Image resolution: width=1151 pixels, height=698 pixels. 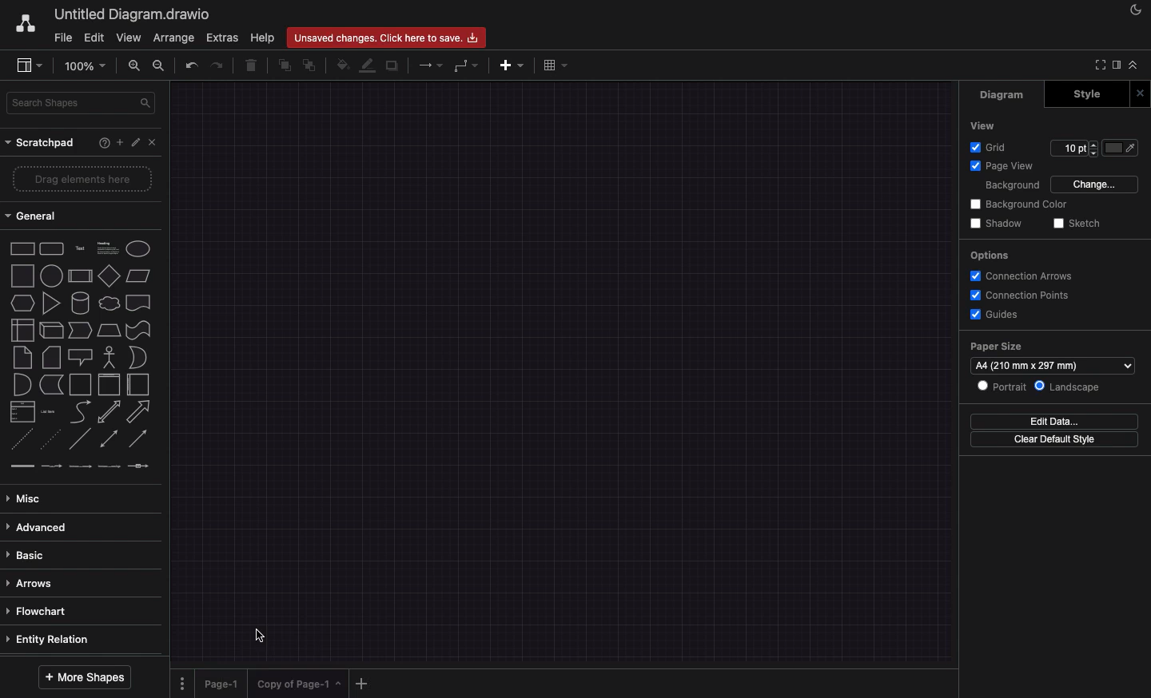 What do you see at coordinates (22, 466) in the screenshot?
I see `link` at bounding box center [22, 466].